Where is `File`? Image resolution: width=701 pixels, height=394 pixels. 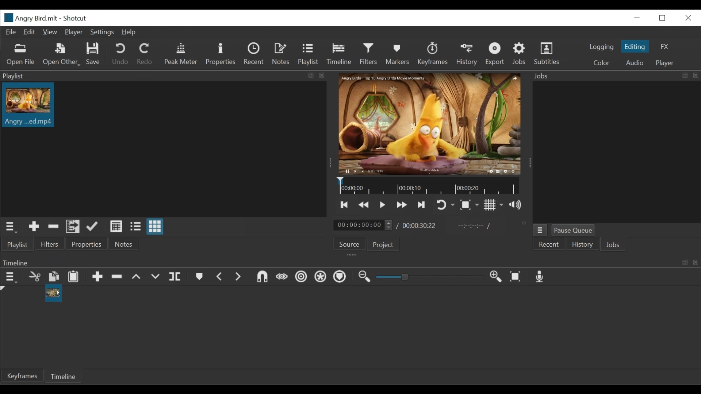
File is located at coordinates (11, 32).